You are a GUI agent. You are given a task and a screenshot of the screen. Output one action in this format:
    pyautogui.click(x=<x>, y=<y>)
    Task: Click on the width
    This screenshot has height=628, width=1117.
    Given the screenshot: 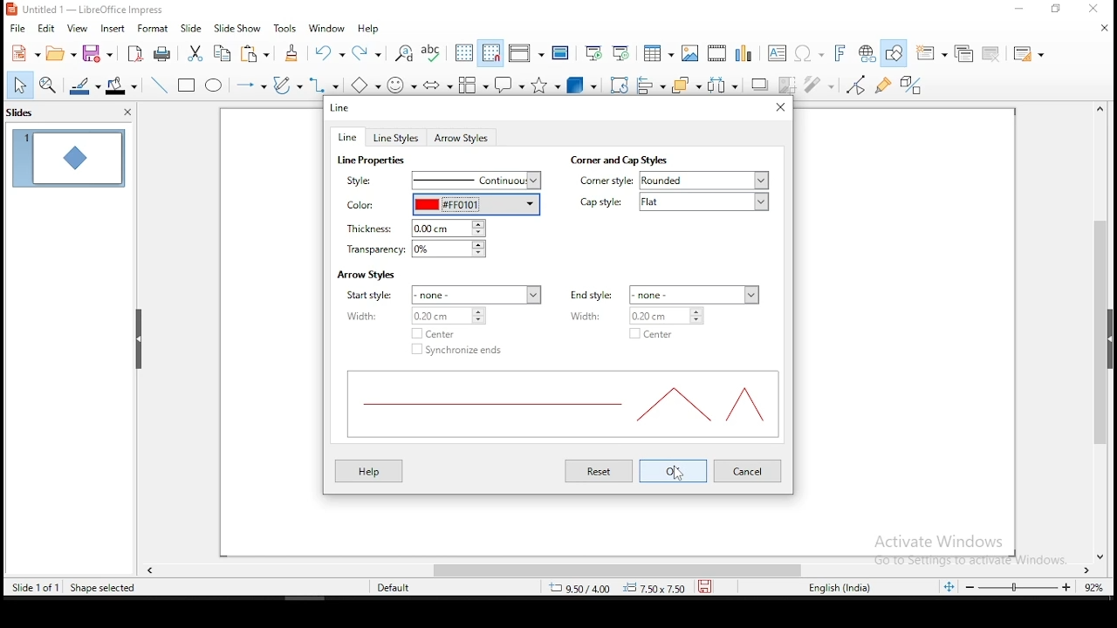 What is the action you would take?
    pyautogui.click(x=596, y=316)
    